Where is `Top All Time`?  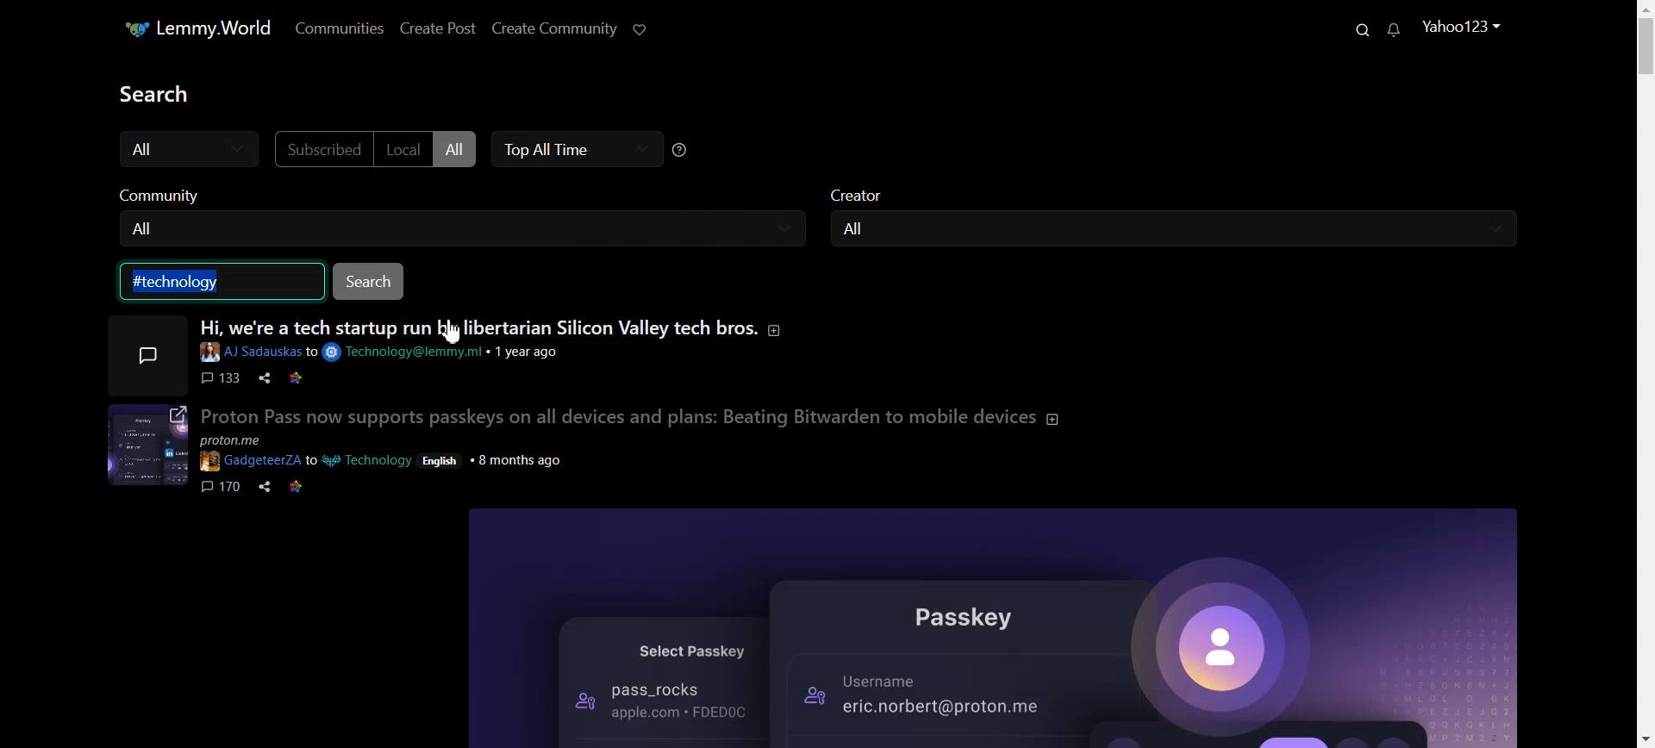
Top All Time is located at coordinates (582, 150).